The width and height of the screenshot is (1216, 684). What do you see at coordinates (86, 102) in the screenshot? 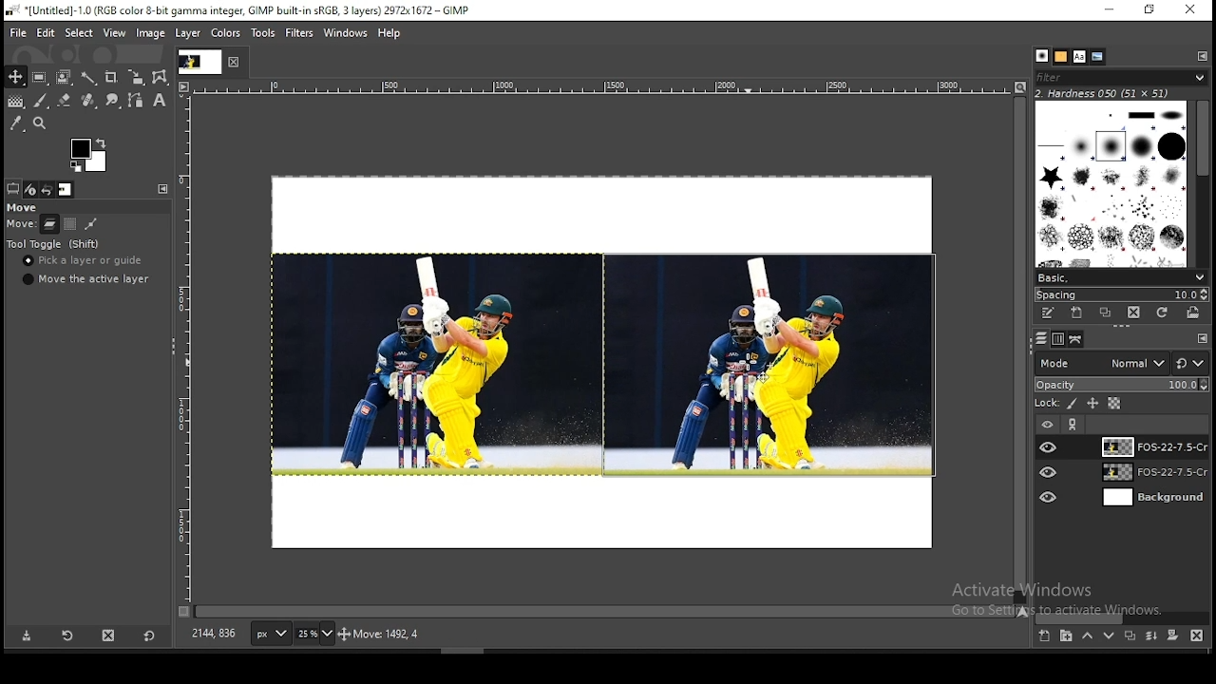
I see `heal tool` at bounding box center [86, 102].